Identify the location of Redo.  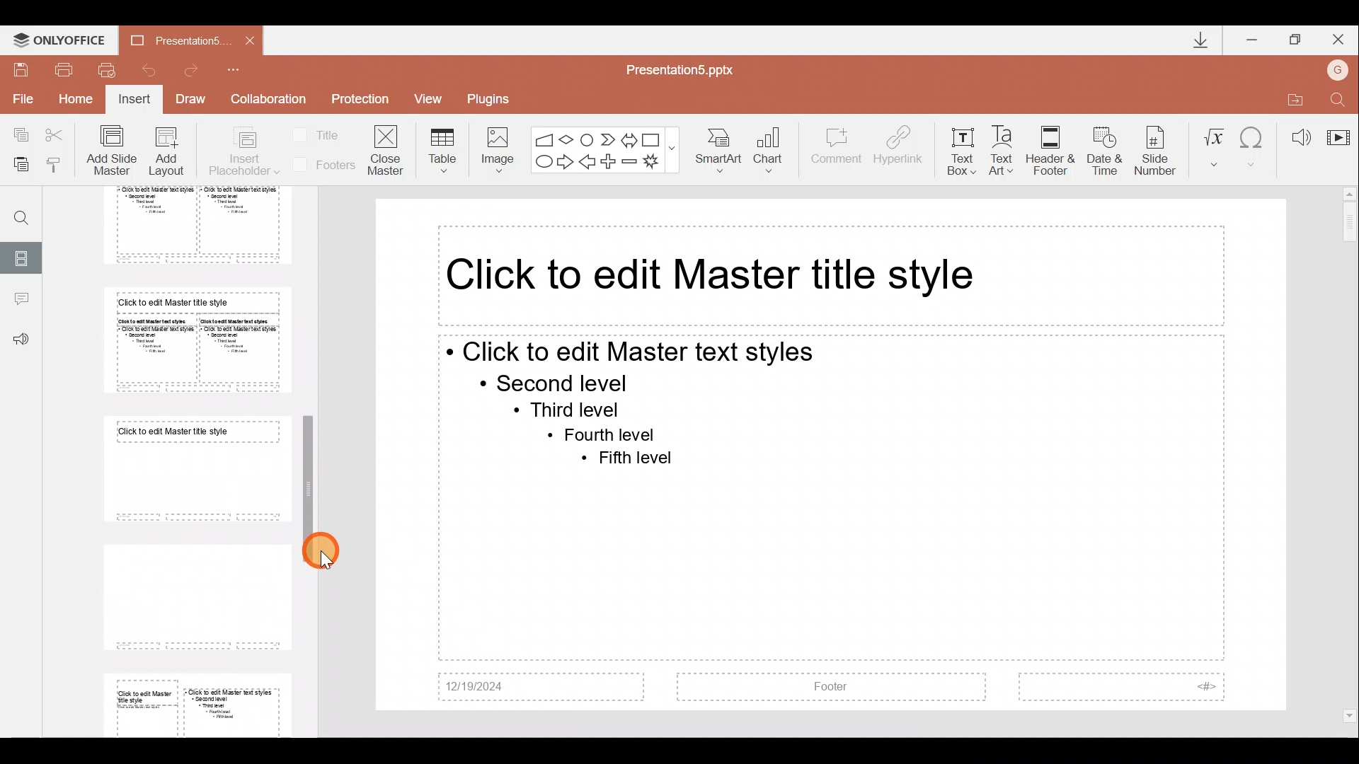
(197, 70).